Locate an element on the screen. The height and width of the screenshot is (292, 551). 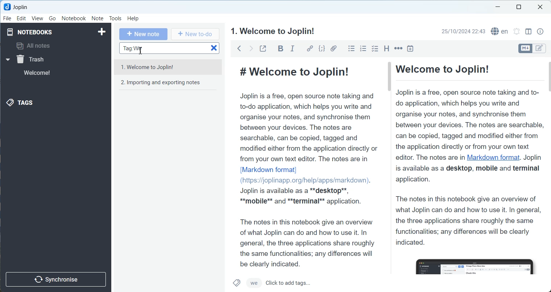
New to-do is located at coordinates (195, 34).